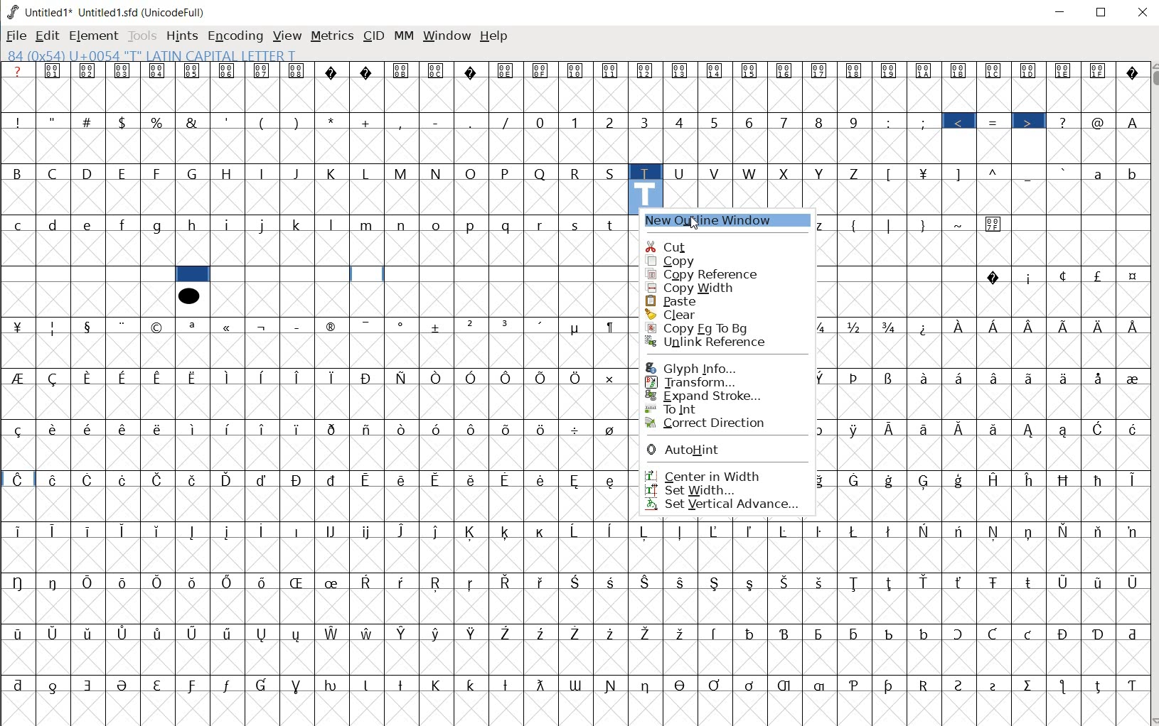 The image size is (1159, 726). What do you see at coordinates (263, 685) in the screenshot?
I see `Symbol` at bounding box center [263, 685].